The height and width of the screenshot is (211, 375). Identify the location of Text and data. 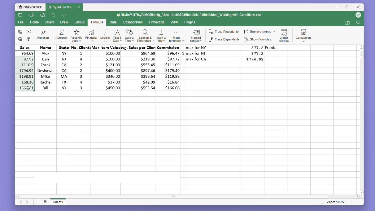
(117, 35).